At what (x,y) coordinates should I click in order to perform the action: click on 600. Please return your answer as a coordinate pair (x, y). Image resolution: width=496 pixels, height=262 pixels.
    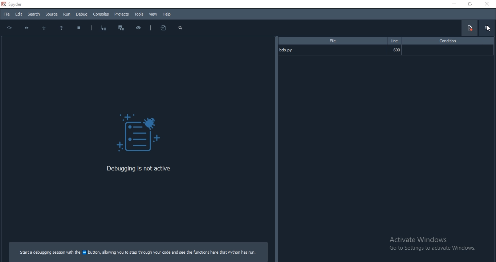
    Looking at the image, I should click on (396, 50).